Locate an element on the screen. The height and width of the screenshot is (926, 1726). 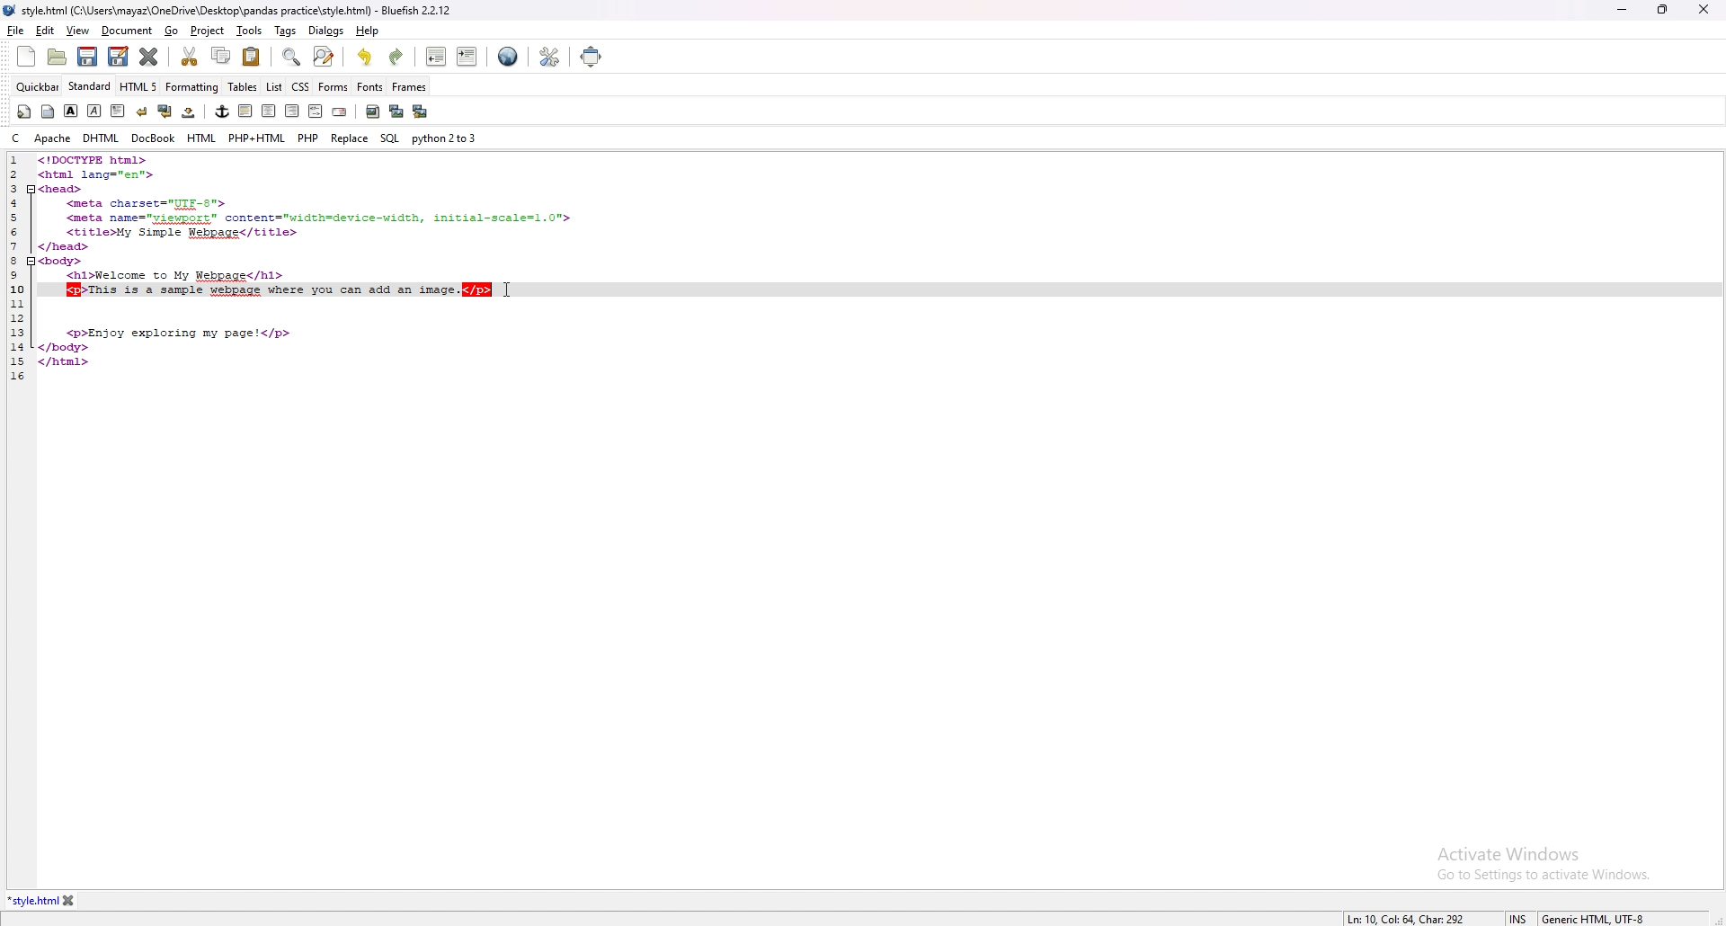
php+html is located at coordinates (258, 138).